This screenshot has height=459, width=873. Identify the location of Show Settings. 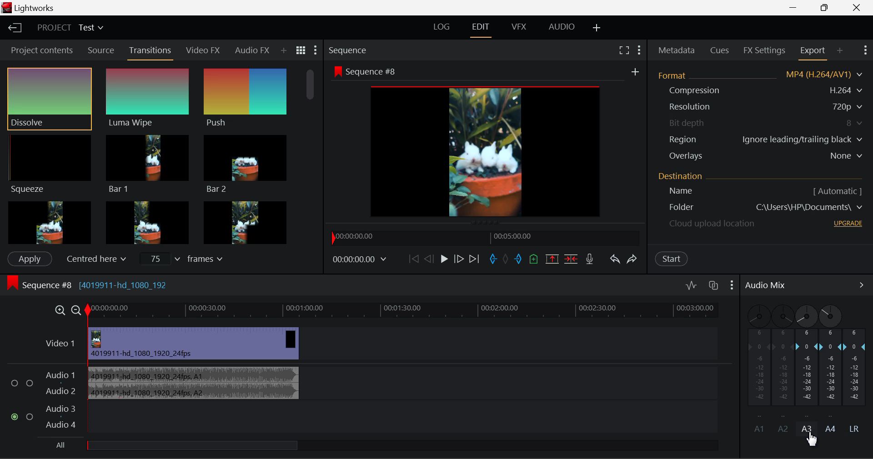
(316, 51).